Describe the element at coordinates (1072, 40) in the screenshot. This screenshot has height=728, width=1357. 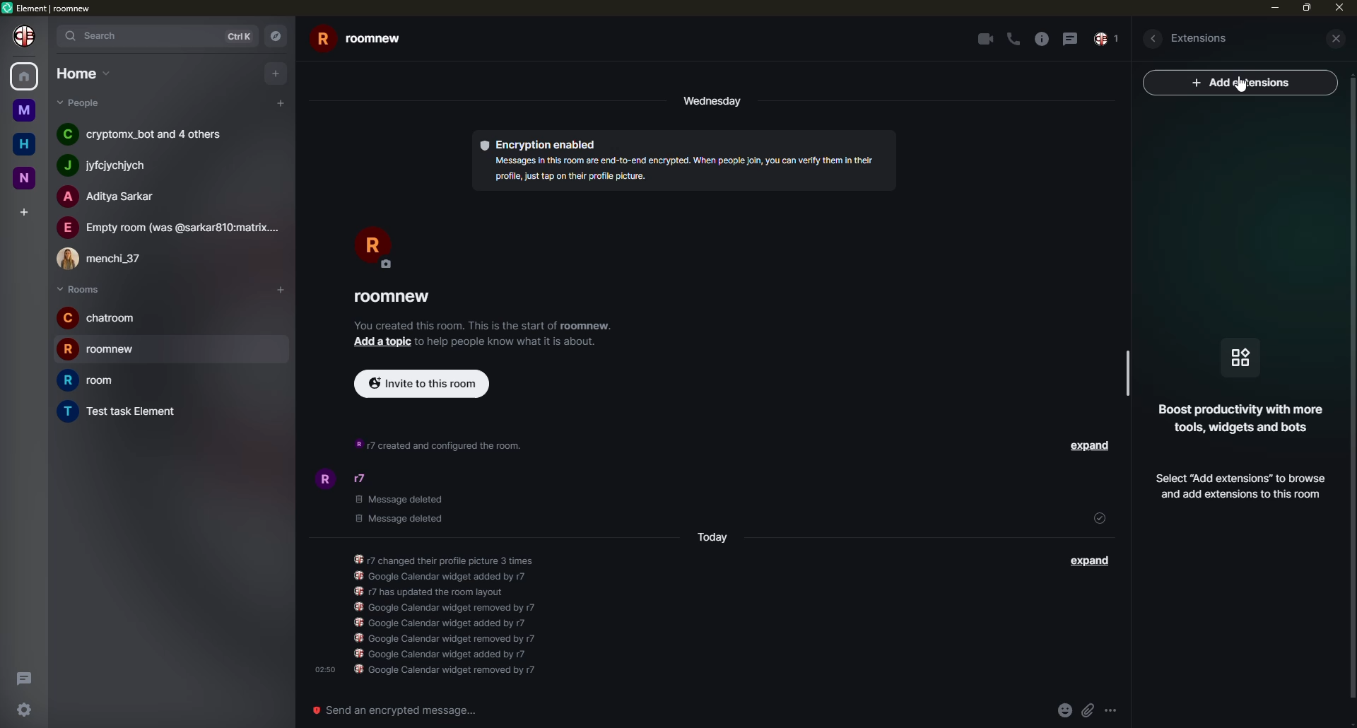
I see `message` at that location.